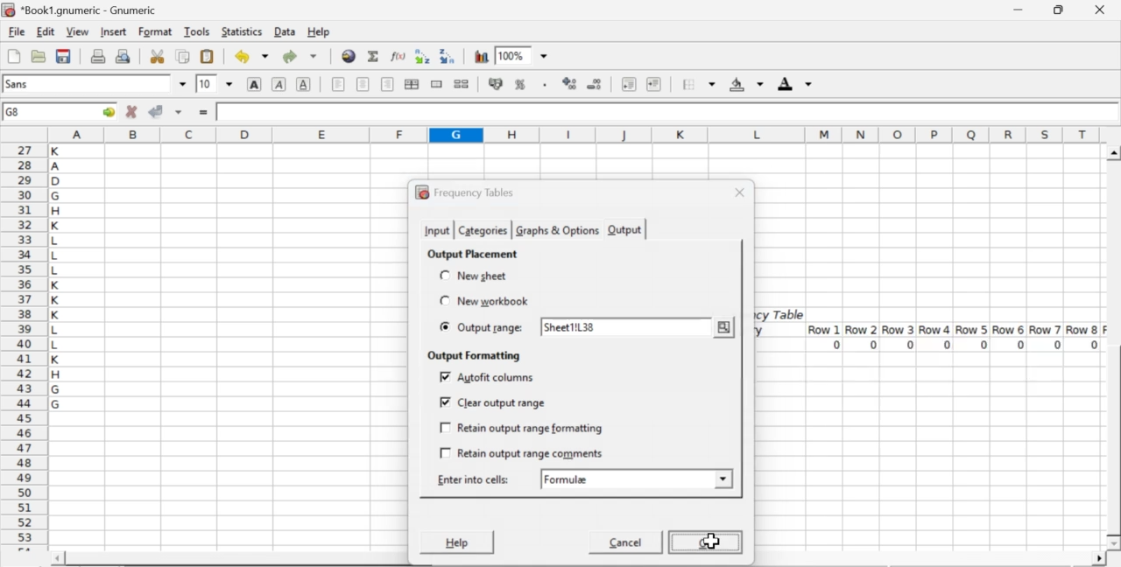 The width and height of the screenshot is (1121, 567). Describe the element at coordinates (737, 193) in the screenshot. I see `close` at that location.